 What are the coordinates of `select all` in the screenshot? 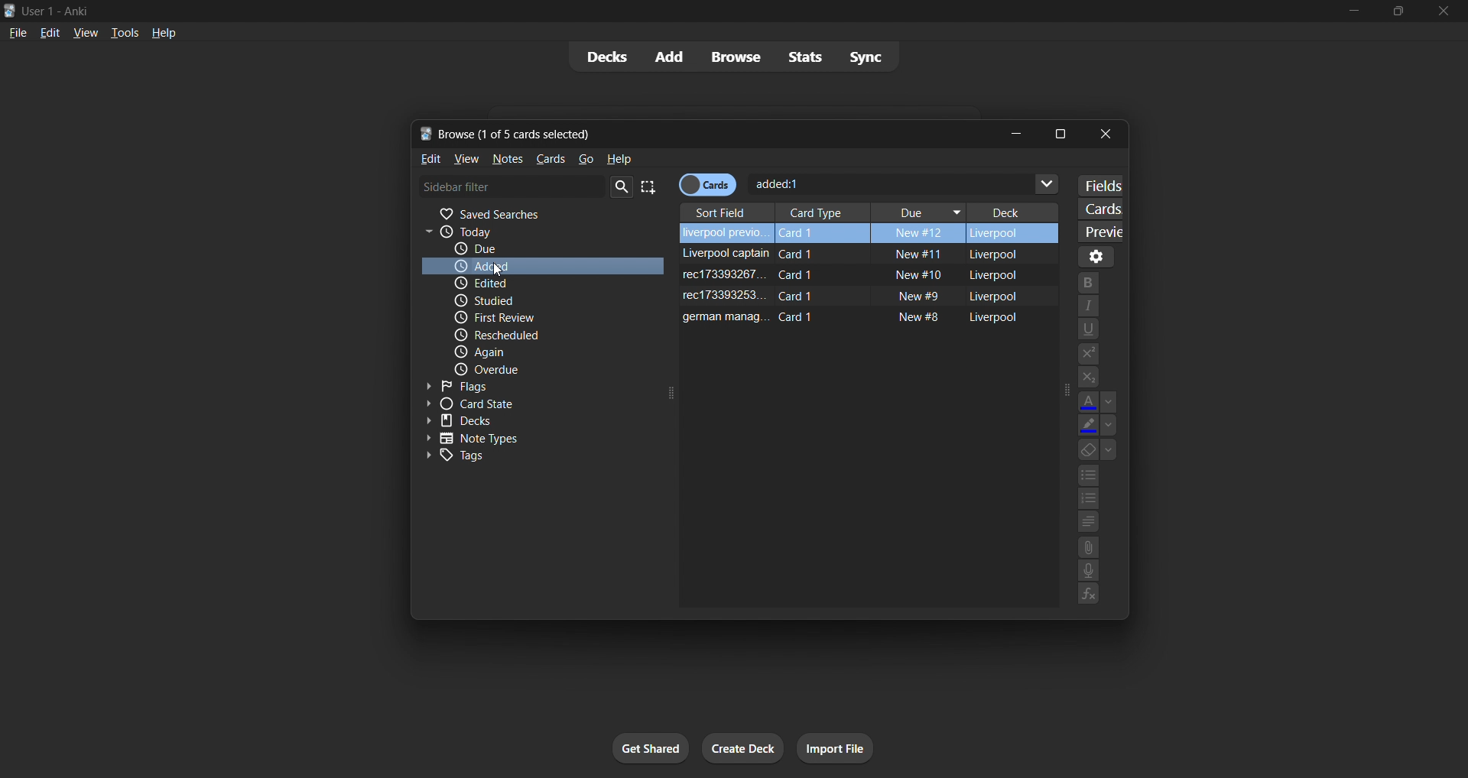 It's located at (650, 184).